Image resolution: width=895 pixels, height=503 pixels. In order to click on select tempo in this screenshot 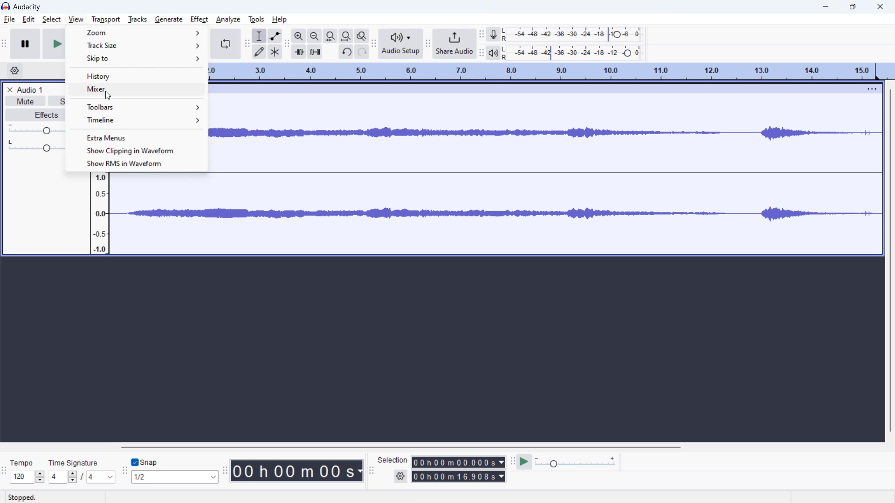, I will do `click(28, 477)`.